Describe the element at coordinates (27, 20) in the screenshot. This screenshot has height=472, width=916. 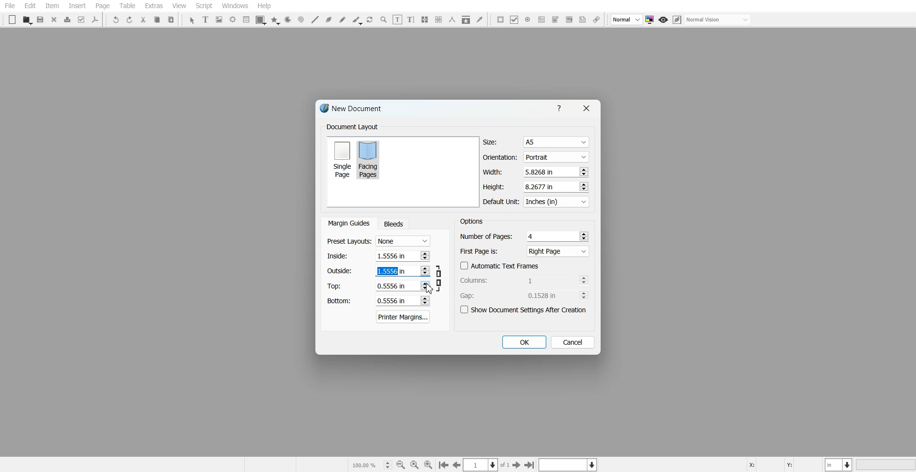
I see `Open` at that location.